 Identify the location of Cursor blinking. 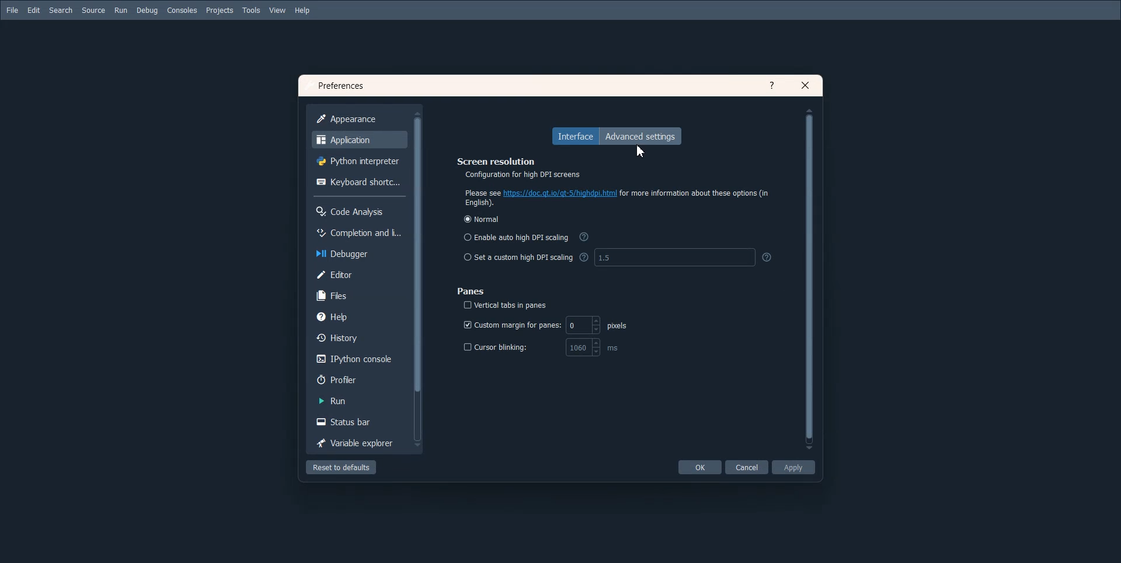
(545, 347).